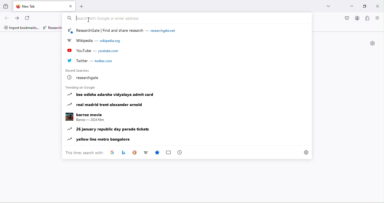 The height and width of the screenshot is (203, 384). Describe the element at coordinates (27, 17) in the screenshot. I see `refresh` at that location.